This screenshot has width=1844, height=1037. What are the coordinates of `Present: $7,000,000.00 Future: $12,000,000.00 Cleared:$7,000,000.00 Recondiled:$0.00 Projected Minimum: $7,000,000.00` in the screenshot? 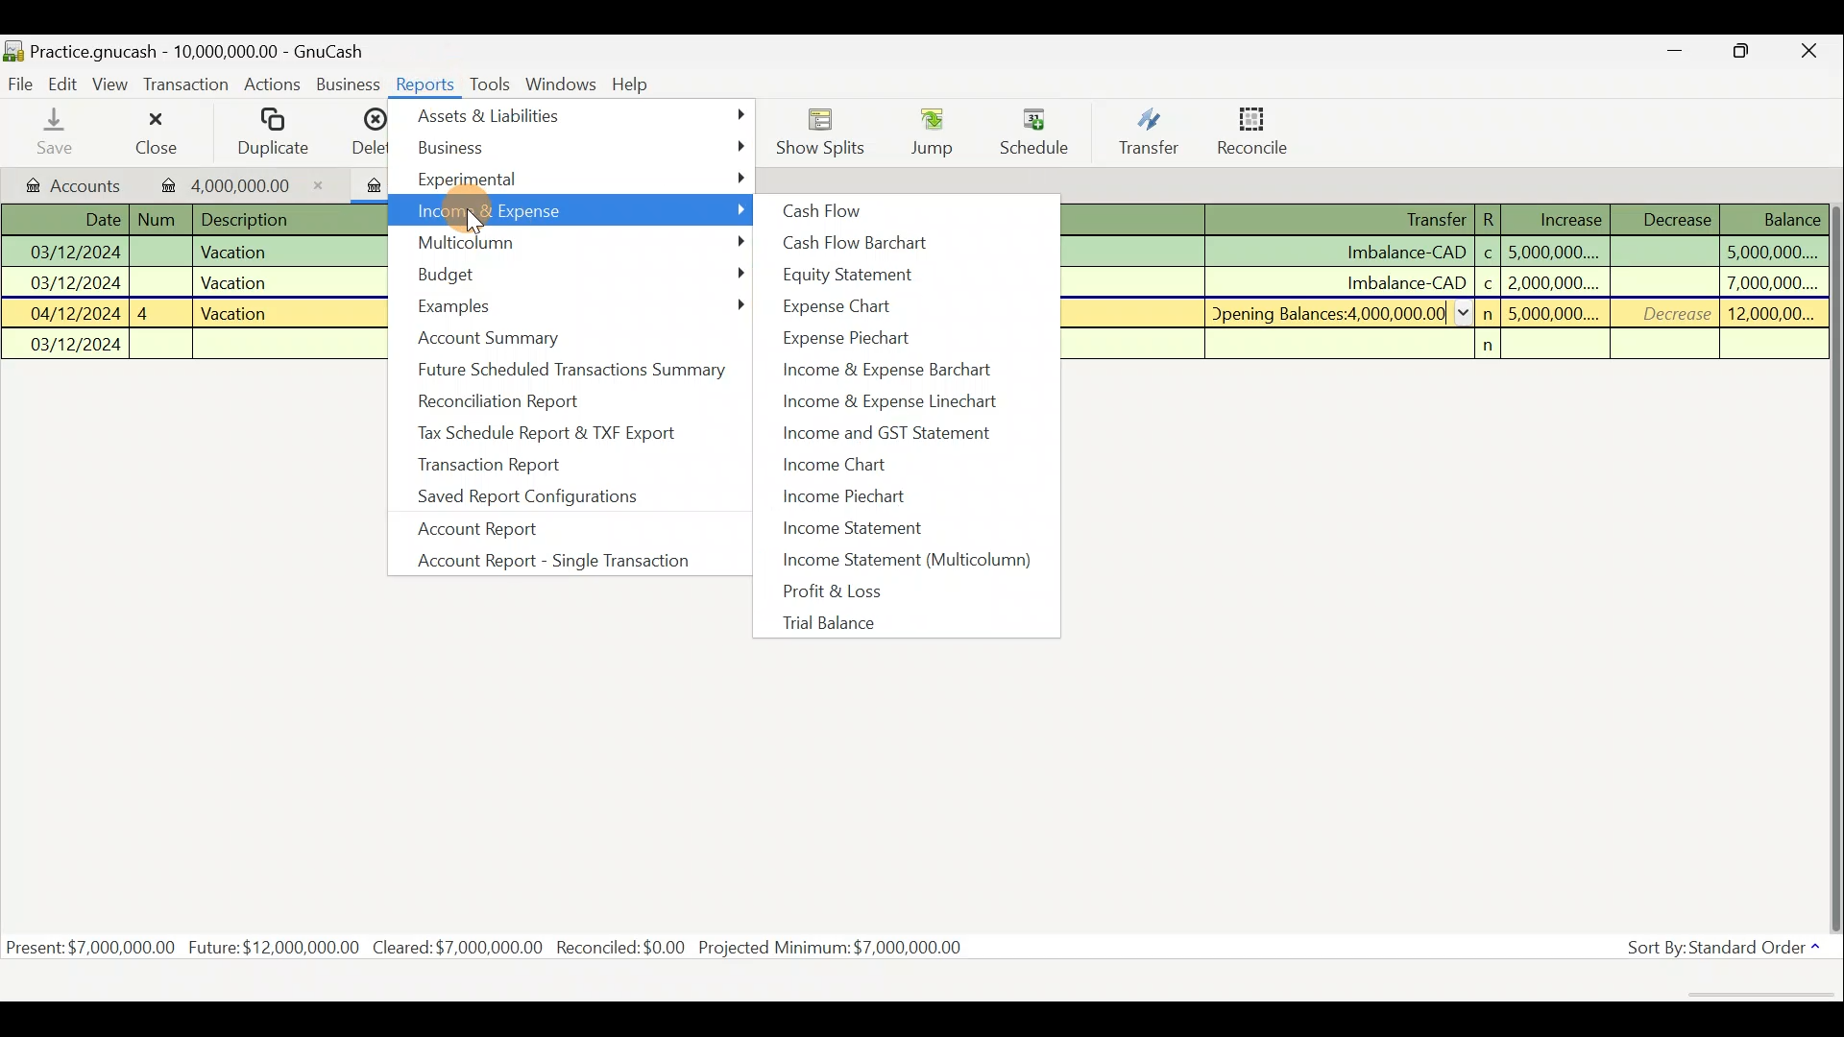 It's located at (489, 946).